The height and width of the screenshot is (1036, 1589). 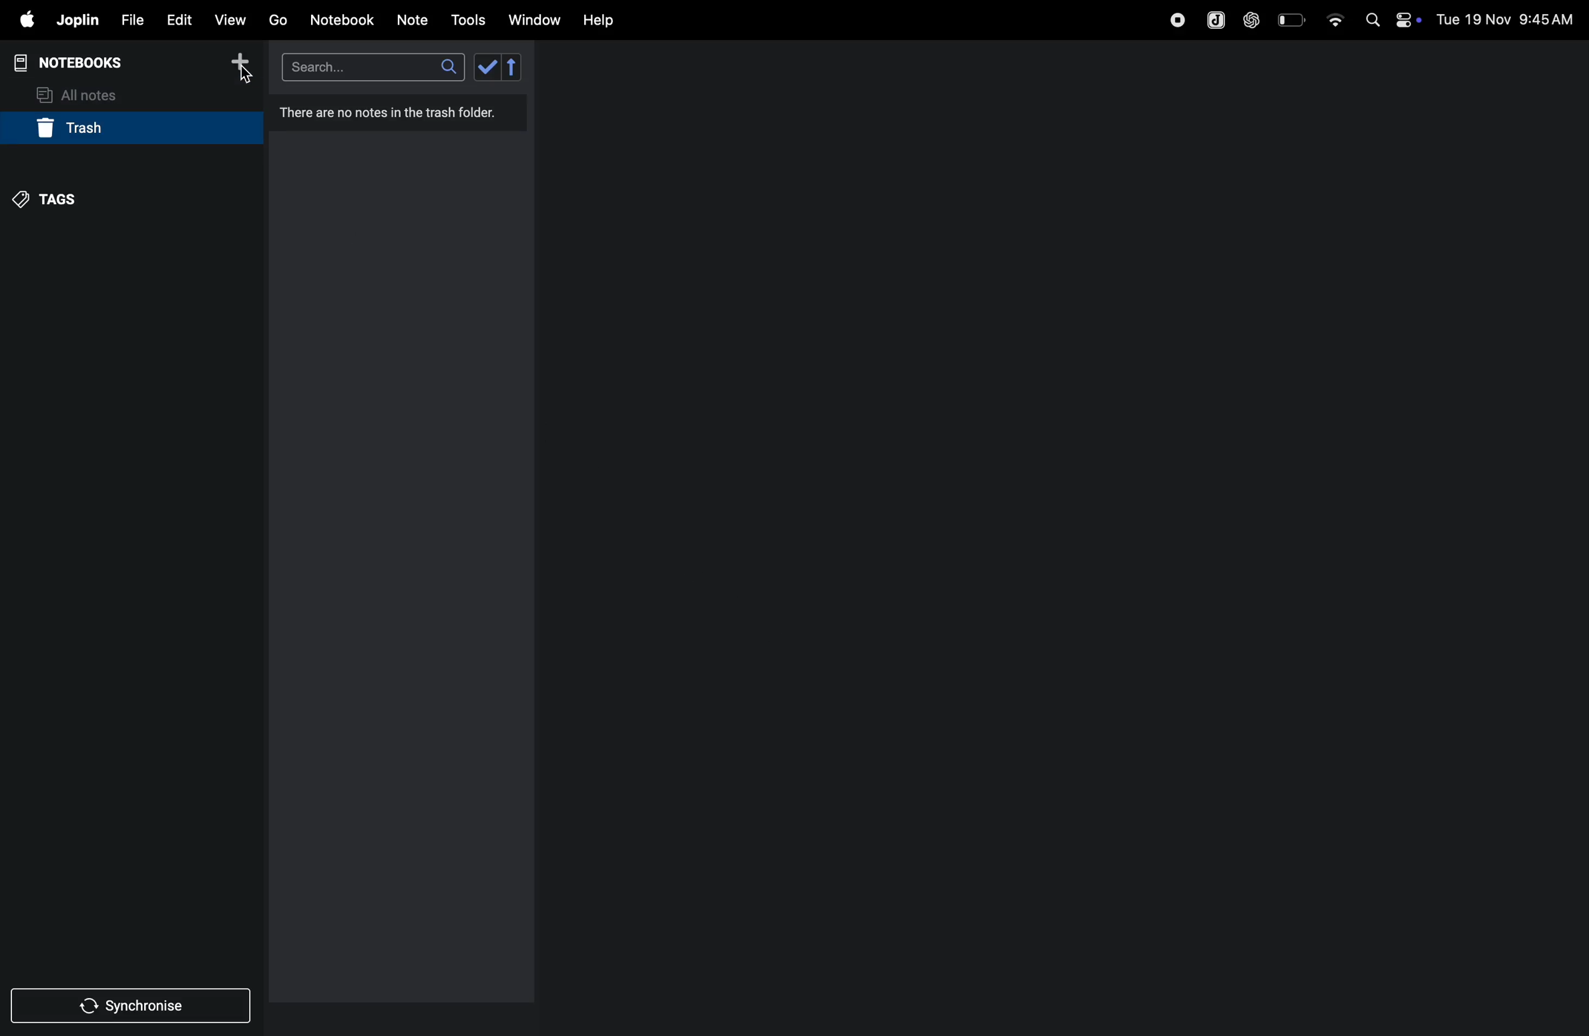 I want to click on battery, so click(x=1293, y=19).